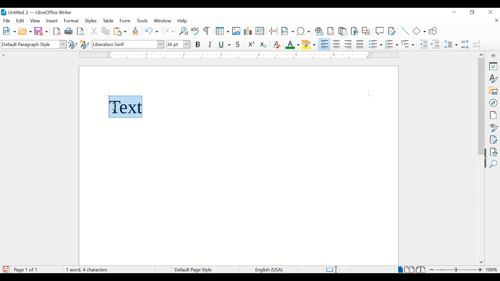 The width and height of the screenshot is (500, 281). I want to click on drag handle, so click(483, 163).